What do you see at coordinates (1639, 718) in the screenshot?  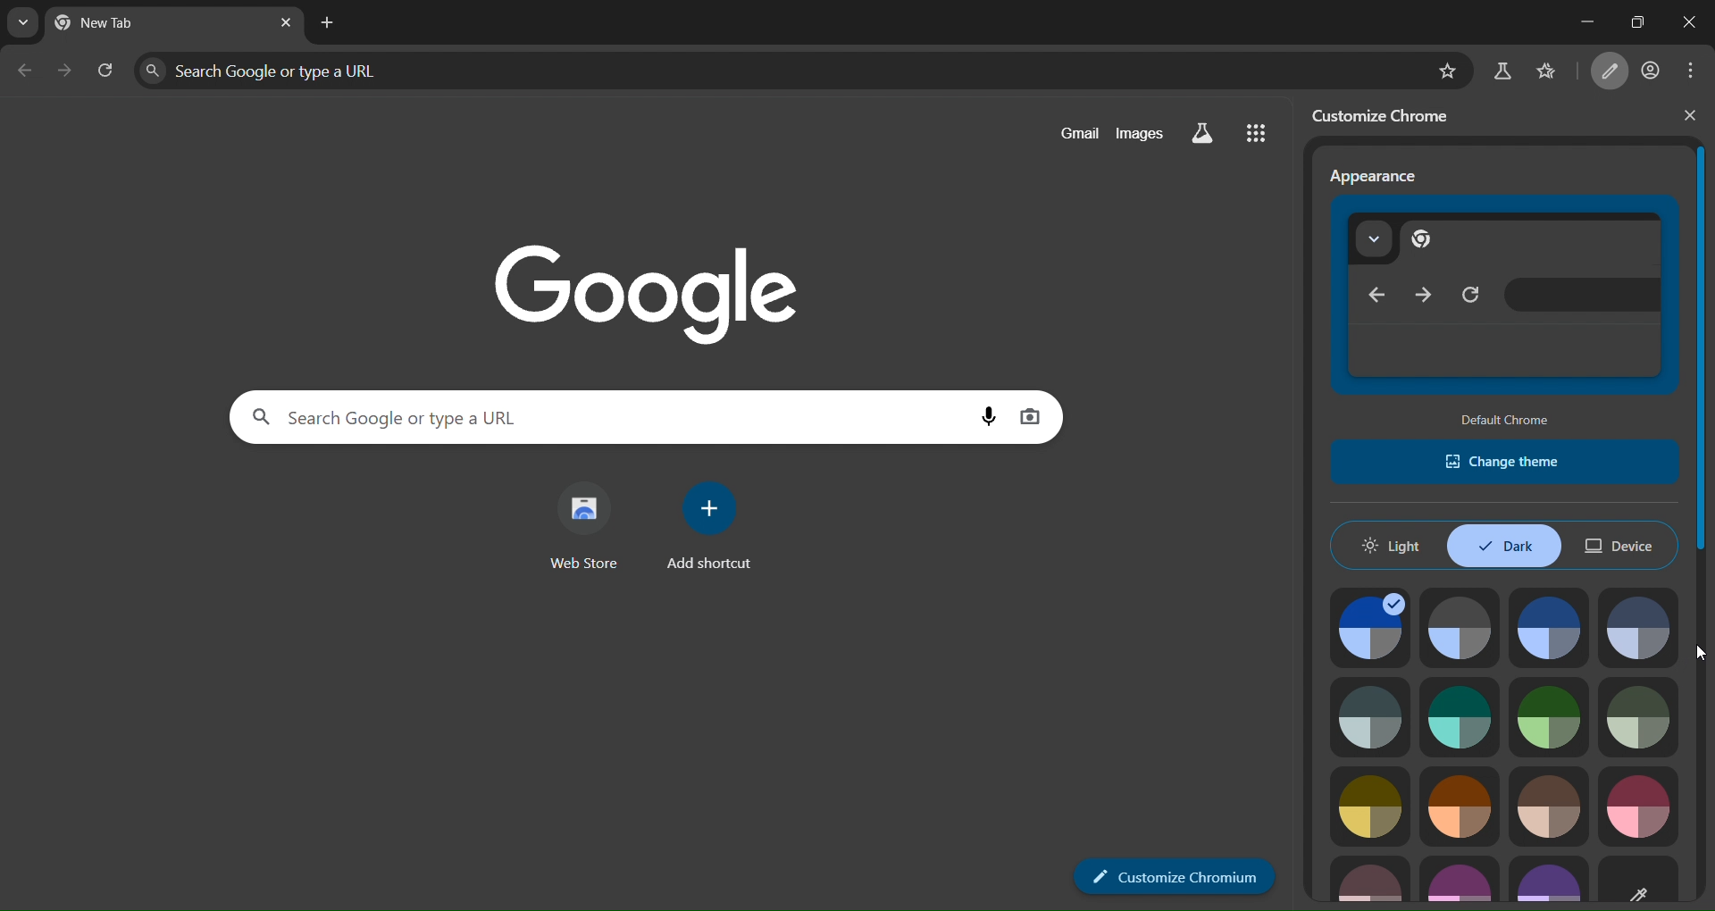 I see `image` at bounding box center [1639, 718].